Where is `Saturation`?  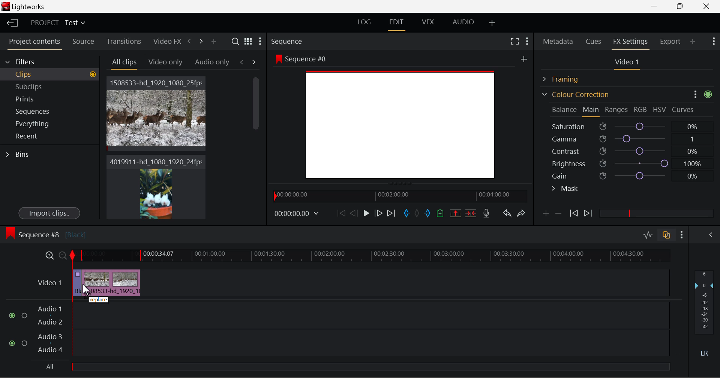
Saturation is located at coordinates (626, 125).